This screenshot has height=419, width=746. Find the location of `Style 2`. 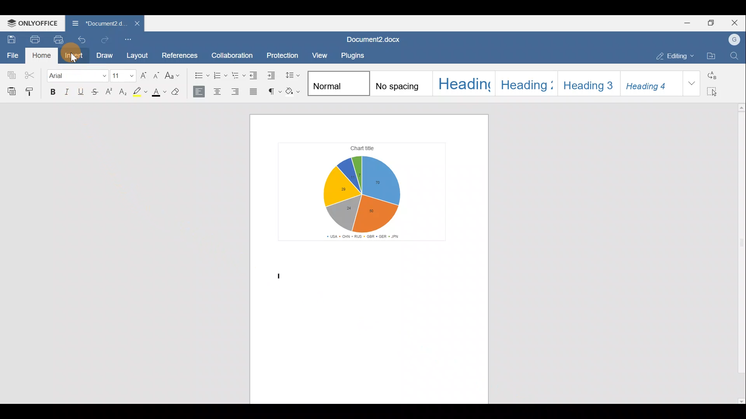

Style 2 is located at coordinates (403, 84).